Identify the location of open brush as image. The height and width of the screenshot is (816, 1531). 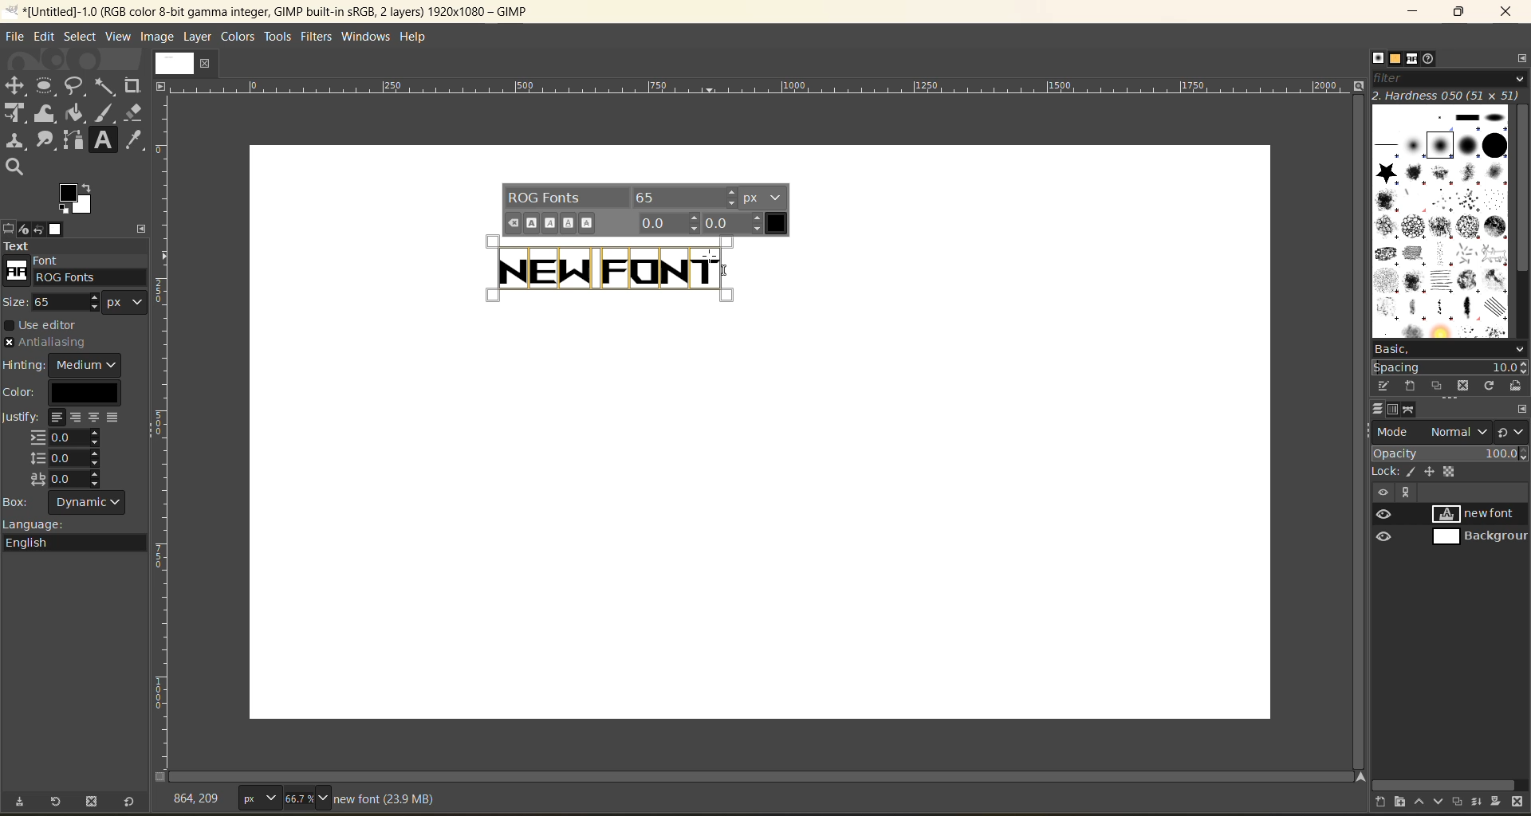
(1518, 387).